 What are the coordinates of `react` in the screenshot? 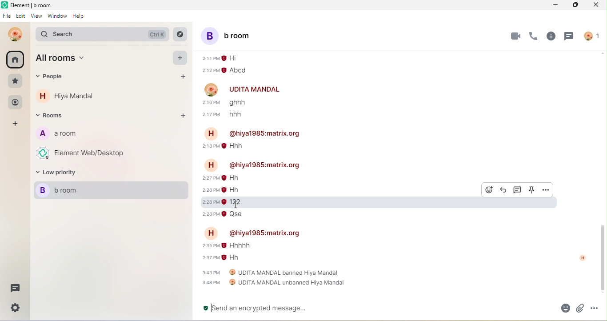 It's located at (490, 189).